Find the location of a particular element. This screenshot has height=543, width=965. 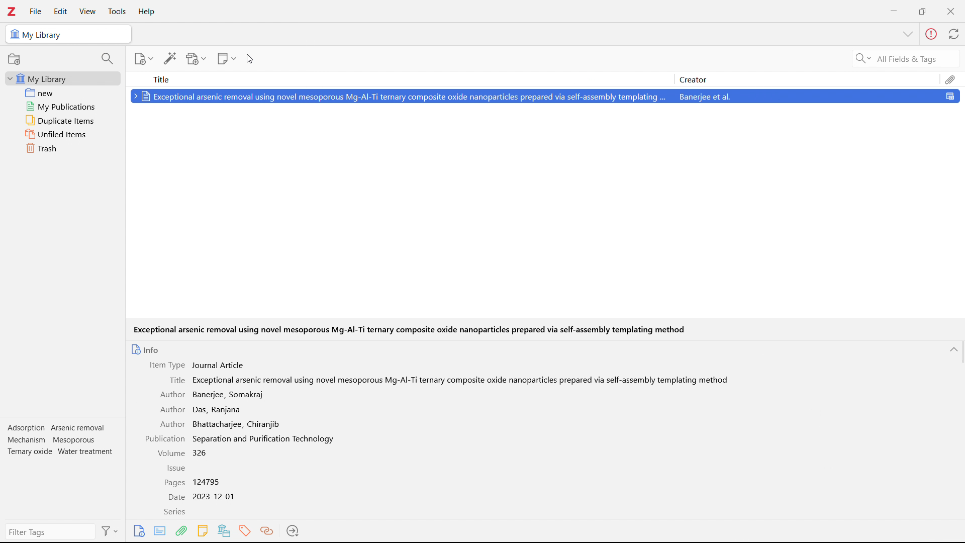

attachments is located at coordinates (182, 532).